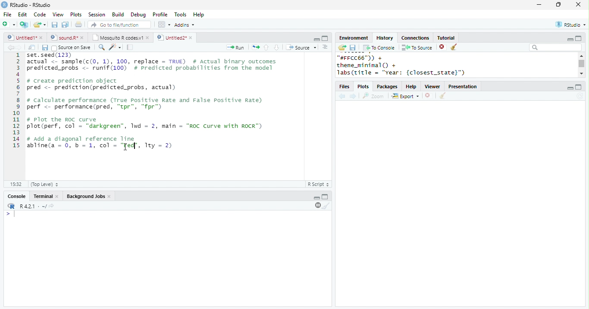 Image resolution: width=589 pixels, height=309 pixels. I want to click on Addins, so click(185, 25).